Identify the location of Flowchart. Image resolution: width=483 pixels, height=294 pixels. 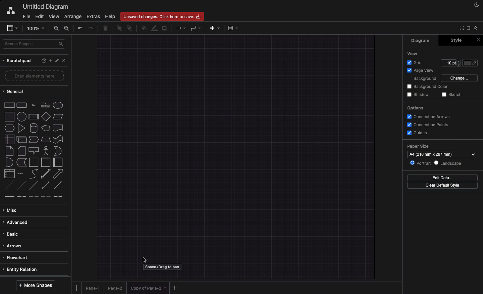
(17, 258).